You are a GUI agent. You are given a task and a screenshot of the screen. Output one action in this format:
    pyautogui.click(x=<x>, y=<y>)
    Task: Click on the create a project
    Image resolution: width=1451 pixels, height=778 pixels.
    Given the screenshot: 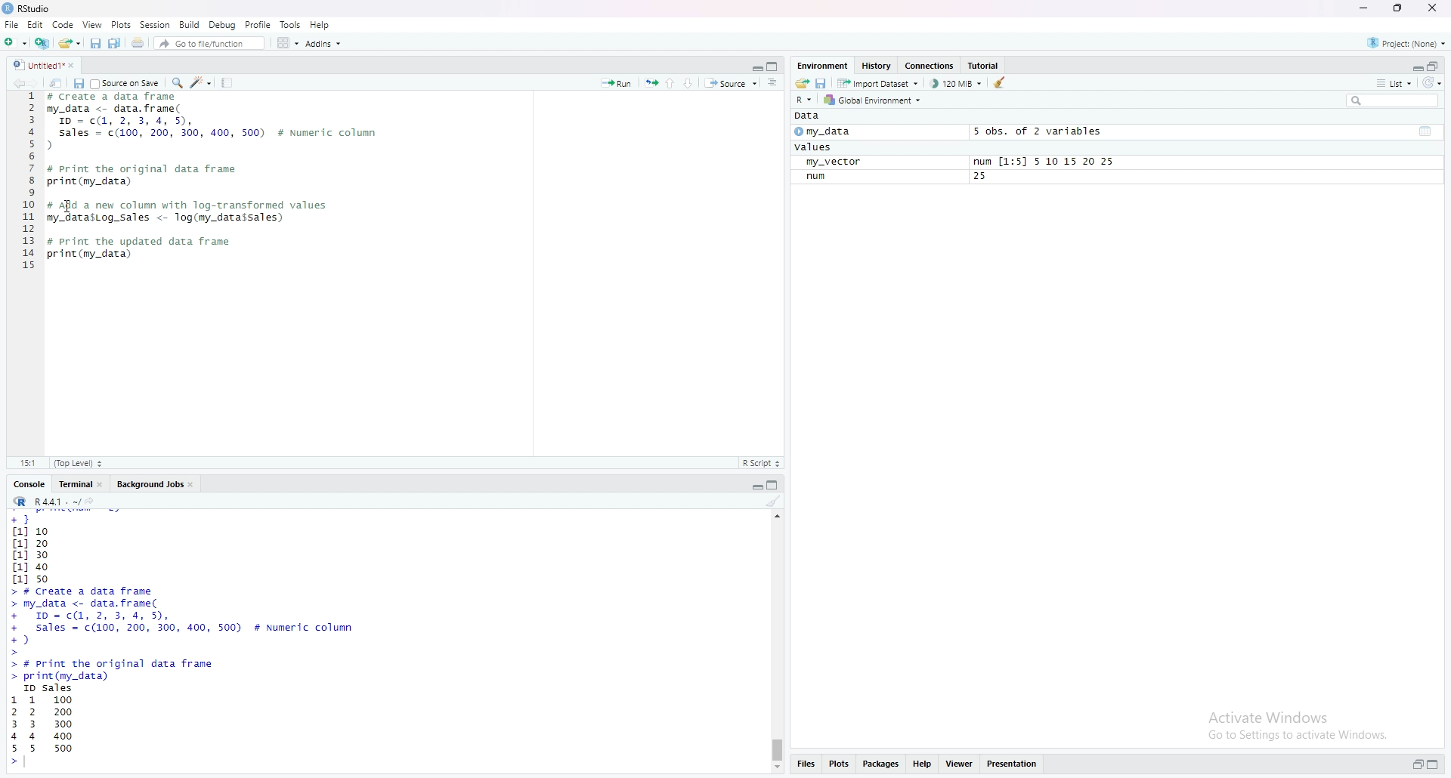 What is the action you would take?
    pyautogui.click(x=42, y=43)
    